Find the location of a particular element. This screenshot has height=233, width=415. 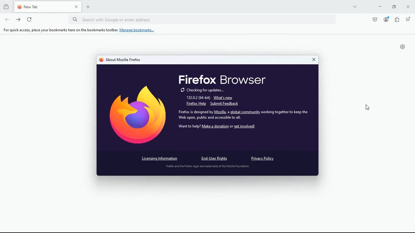

Search bar is located at coordinates (204, 20).